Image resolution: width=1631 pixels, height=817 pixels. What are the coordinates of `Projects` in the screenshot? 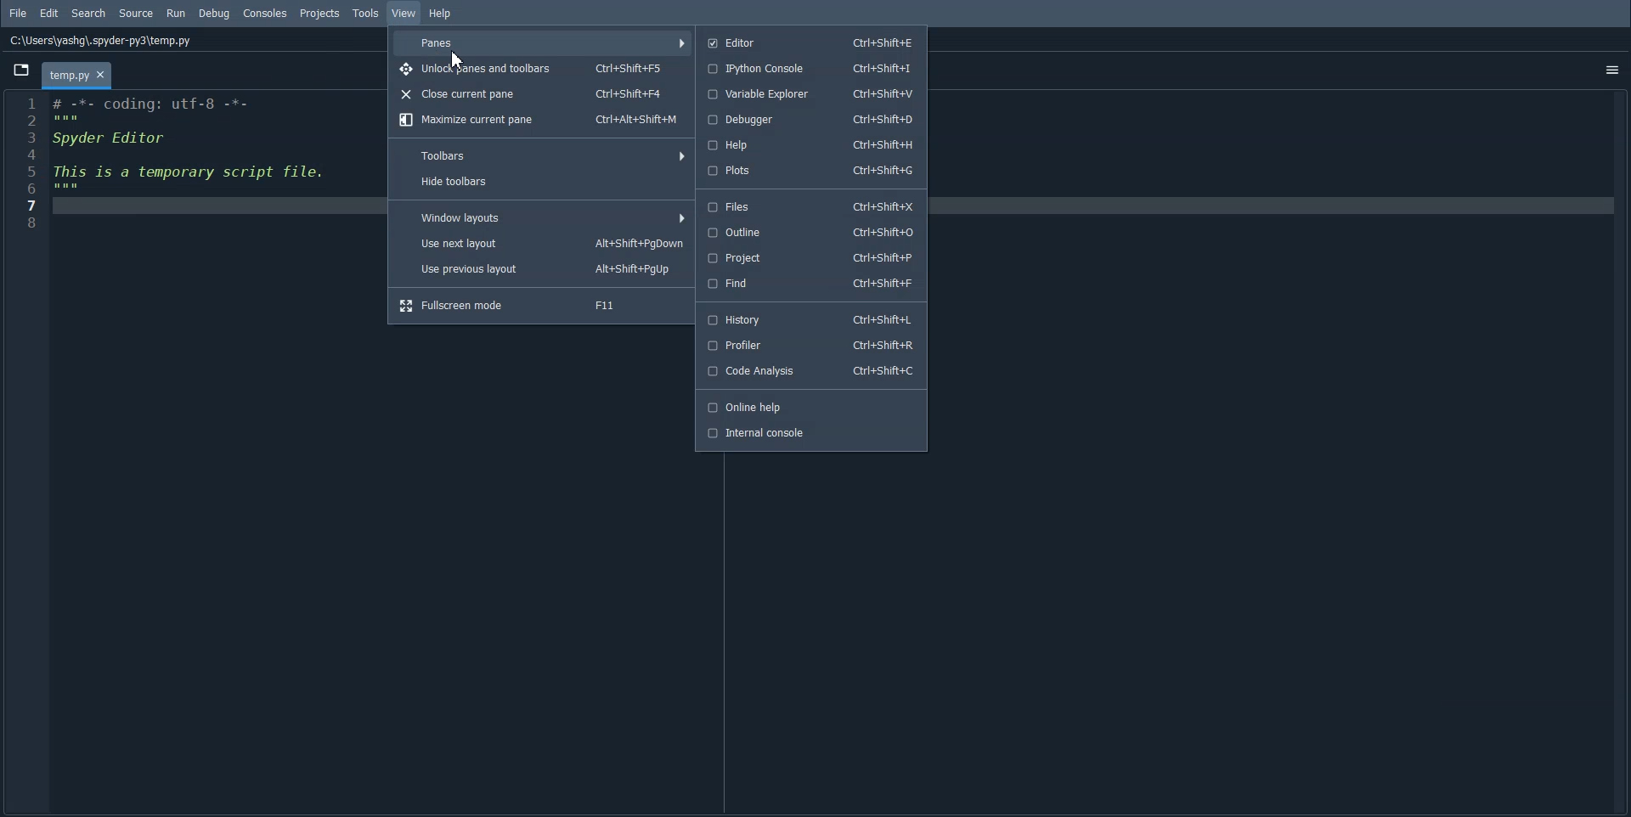 It's located at (322, 14).